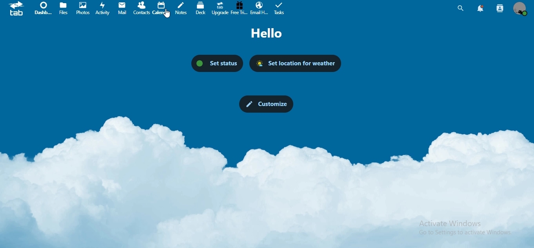  What do you see at coordinates (239, 8) in the screenshot?
I see `free trial` at bounding box center [239, 8].